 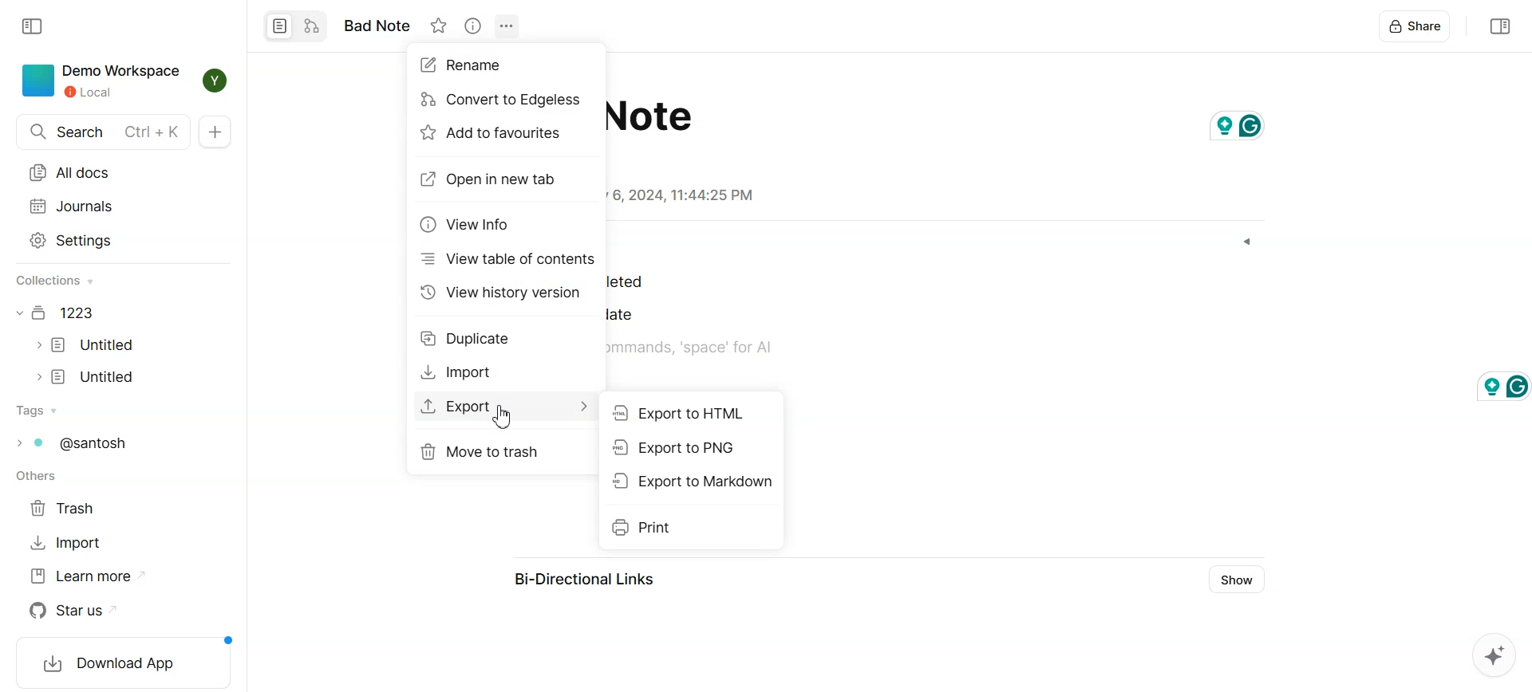 What do you see at coordinates (500, 133) in the screenshot?
I see `Add to favorites` at bounding box center [500, 133].